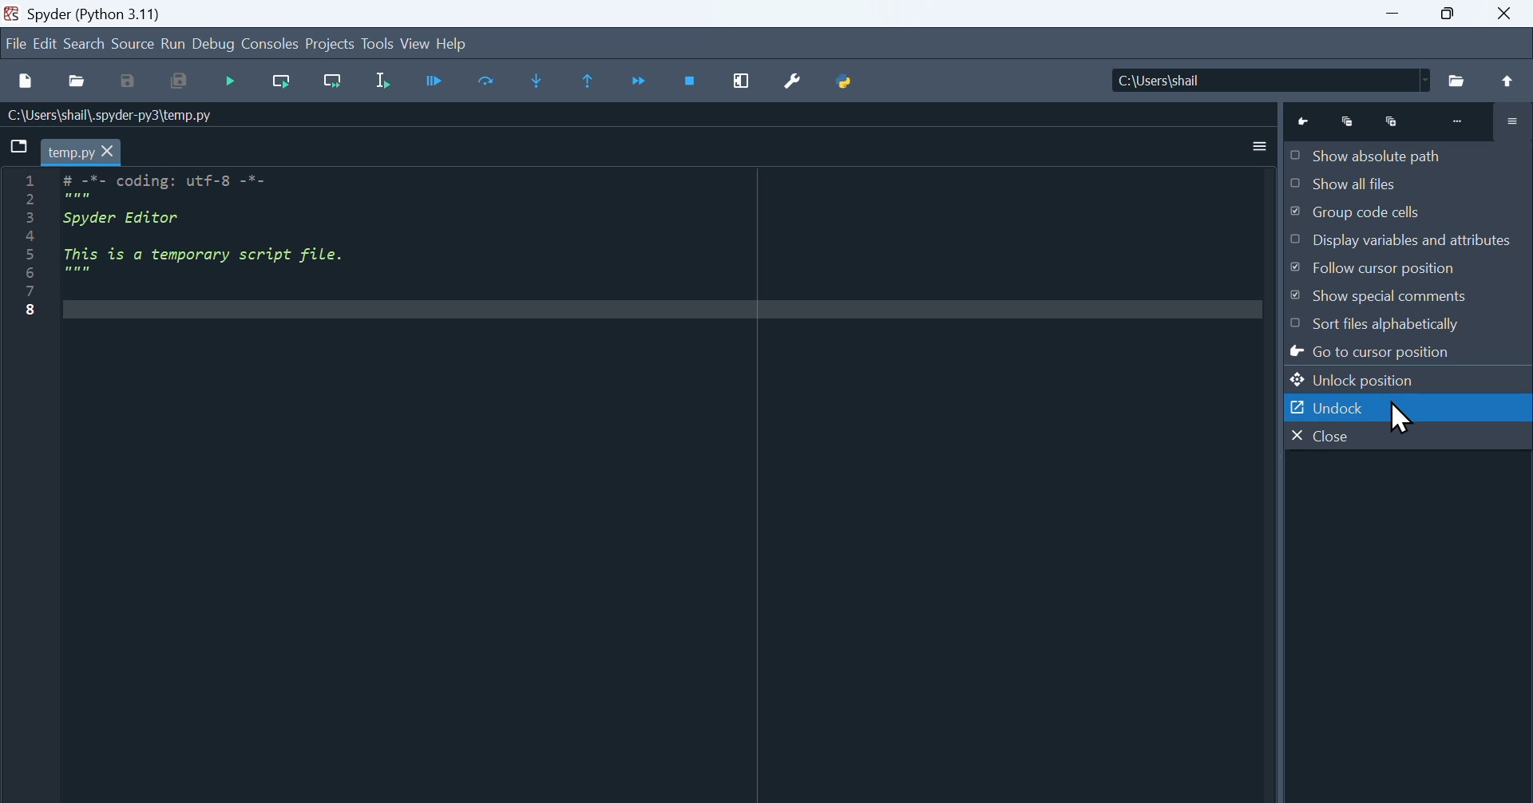 The image size is (1533, 803). What do you see at coordinates (378, 42) in the screenshot?
I see `Tools` at bounding box center [378, 42].